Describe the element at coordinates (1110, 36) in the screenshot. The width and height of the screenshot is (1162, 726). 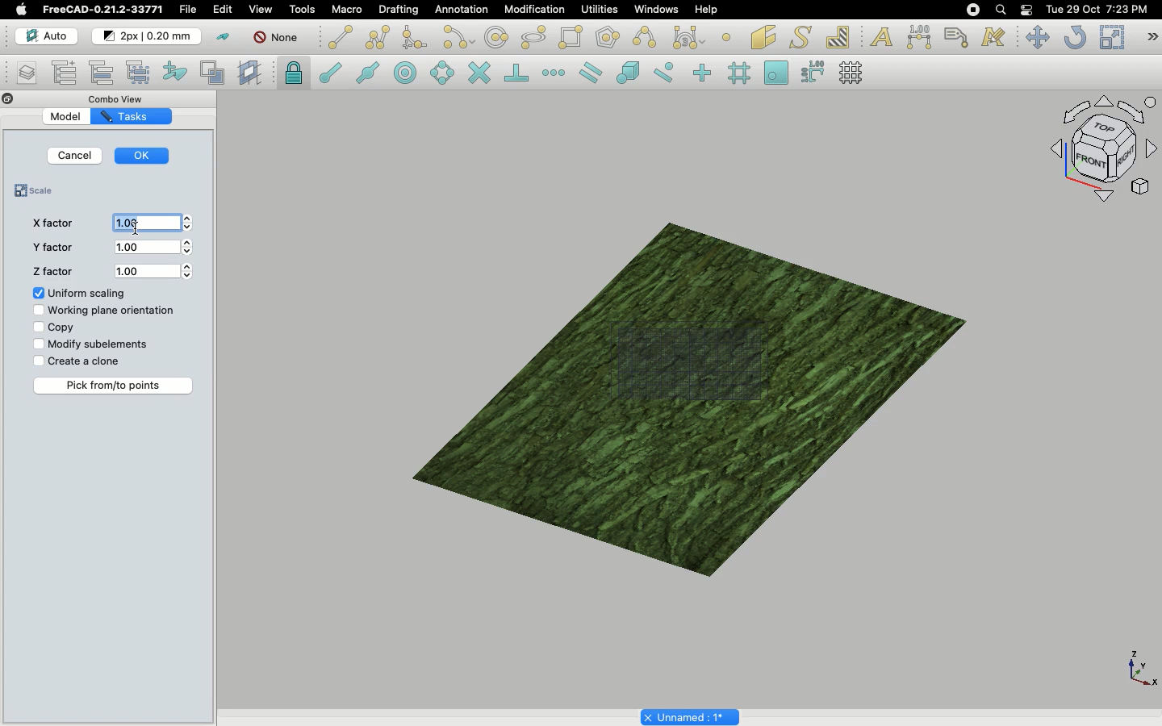
I see `Scale` at that location.